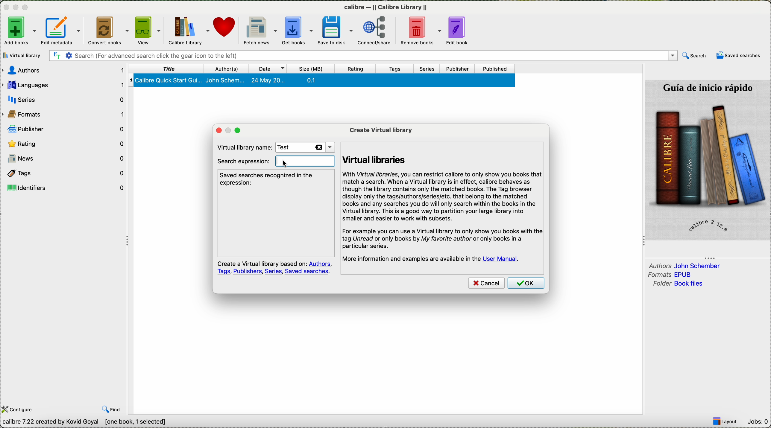 The height and width of the screenshot is (428, 771). What do you see at coordinates (275, 268) in the screenshot?
I see `note` at bounding box center [275, 268].